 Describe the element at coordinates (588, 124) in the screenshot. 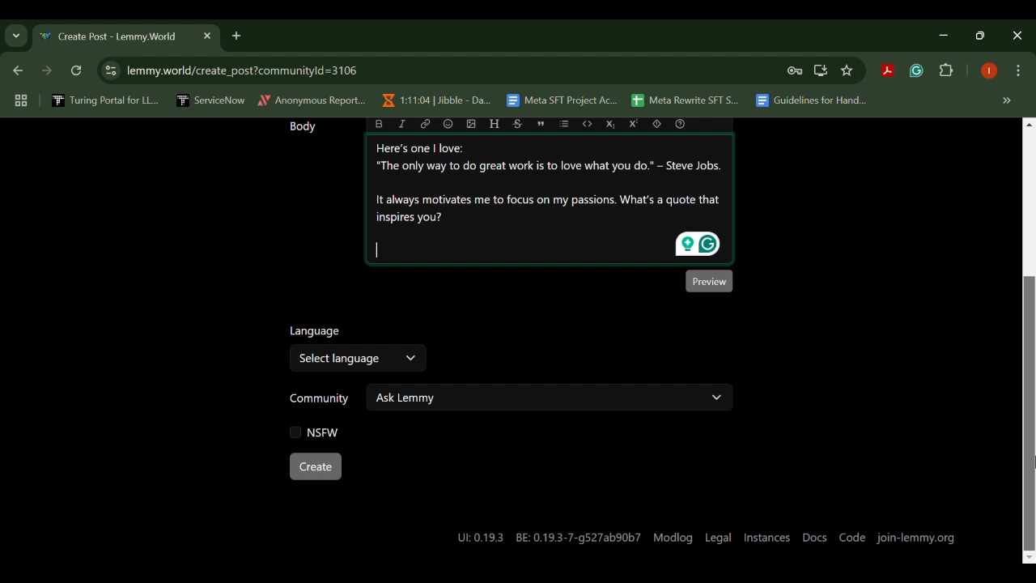

I see `code ` at that location.